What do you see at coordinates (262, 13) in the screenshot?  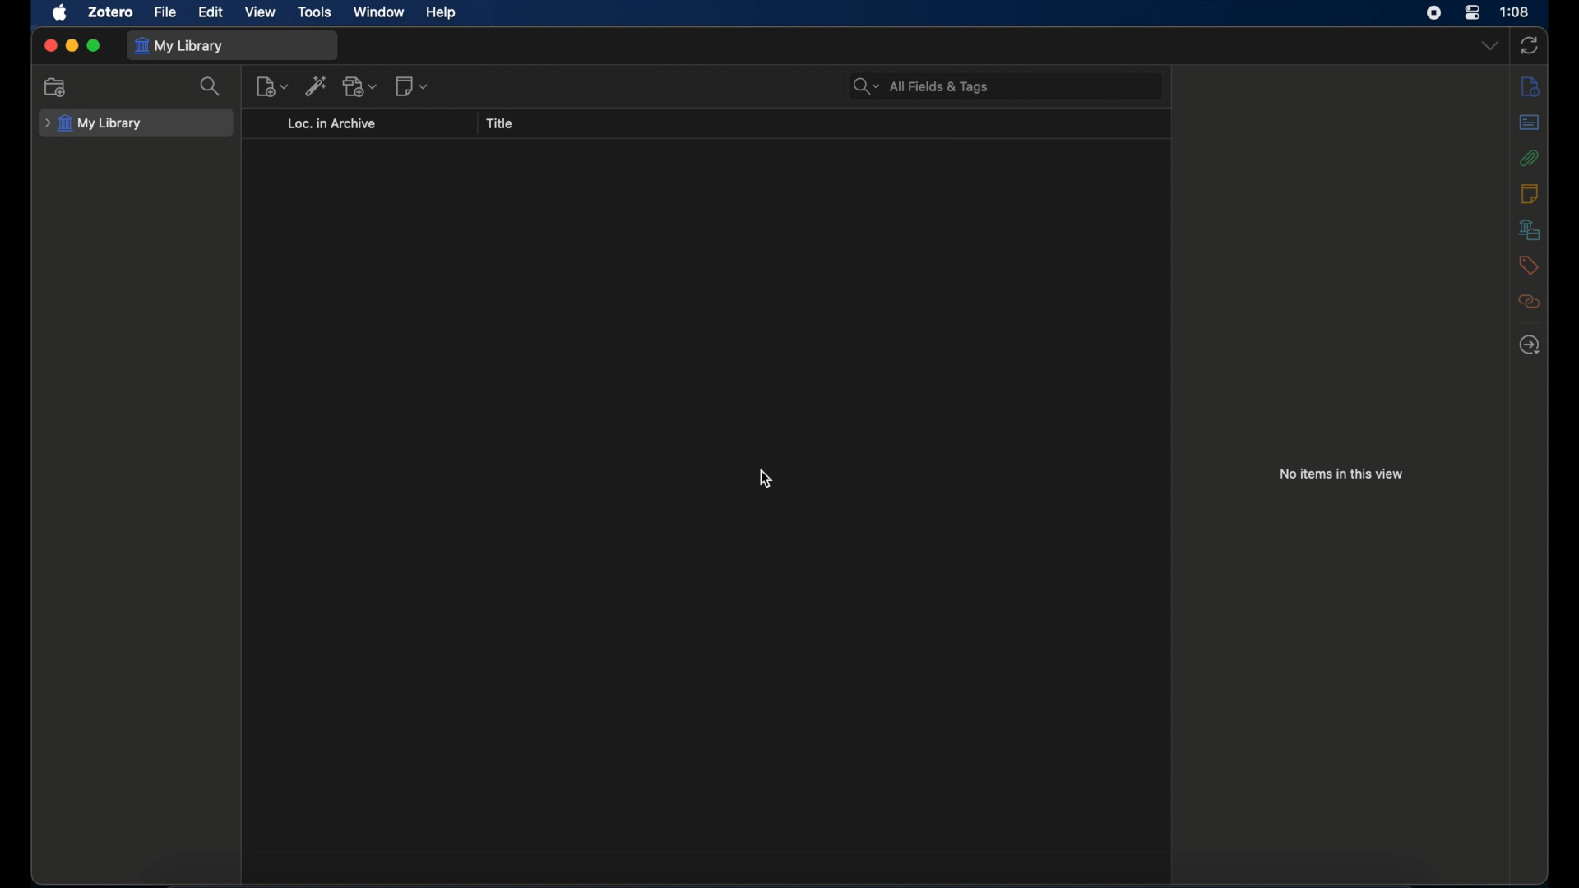 I see `view` at bounding box center [262, 13].